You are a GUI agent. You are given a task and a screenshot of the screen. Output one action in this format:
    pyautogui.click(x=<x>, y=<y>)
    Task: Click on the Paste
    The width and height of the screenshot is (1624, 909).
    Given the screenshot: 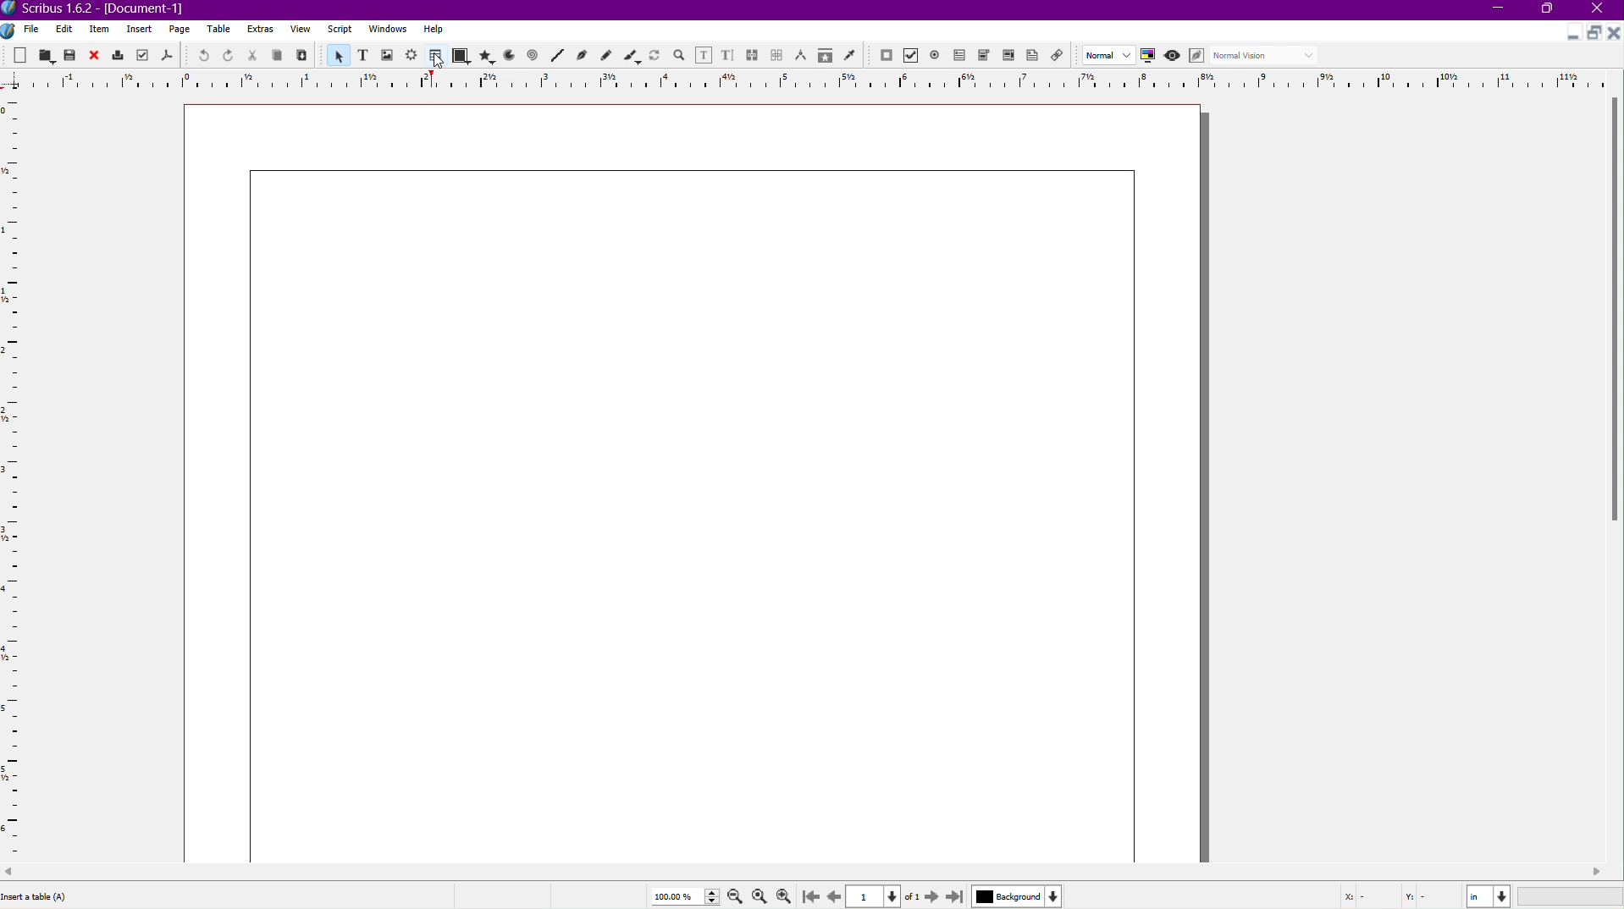 What is the action you would take?
    pyautogui.click(x=303, y=56)
    